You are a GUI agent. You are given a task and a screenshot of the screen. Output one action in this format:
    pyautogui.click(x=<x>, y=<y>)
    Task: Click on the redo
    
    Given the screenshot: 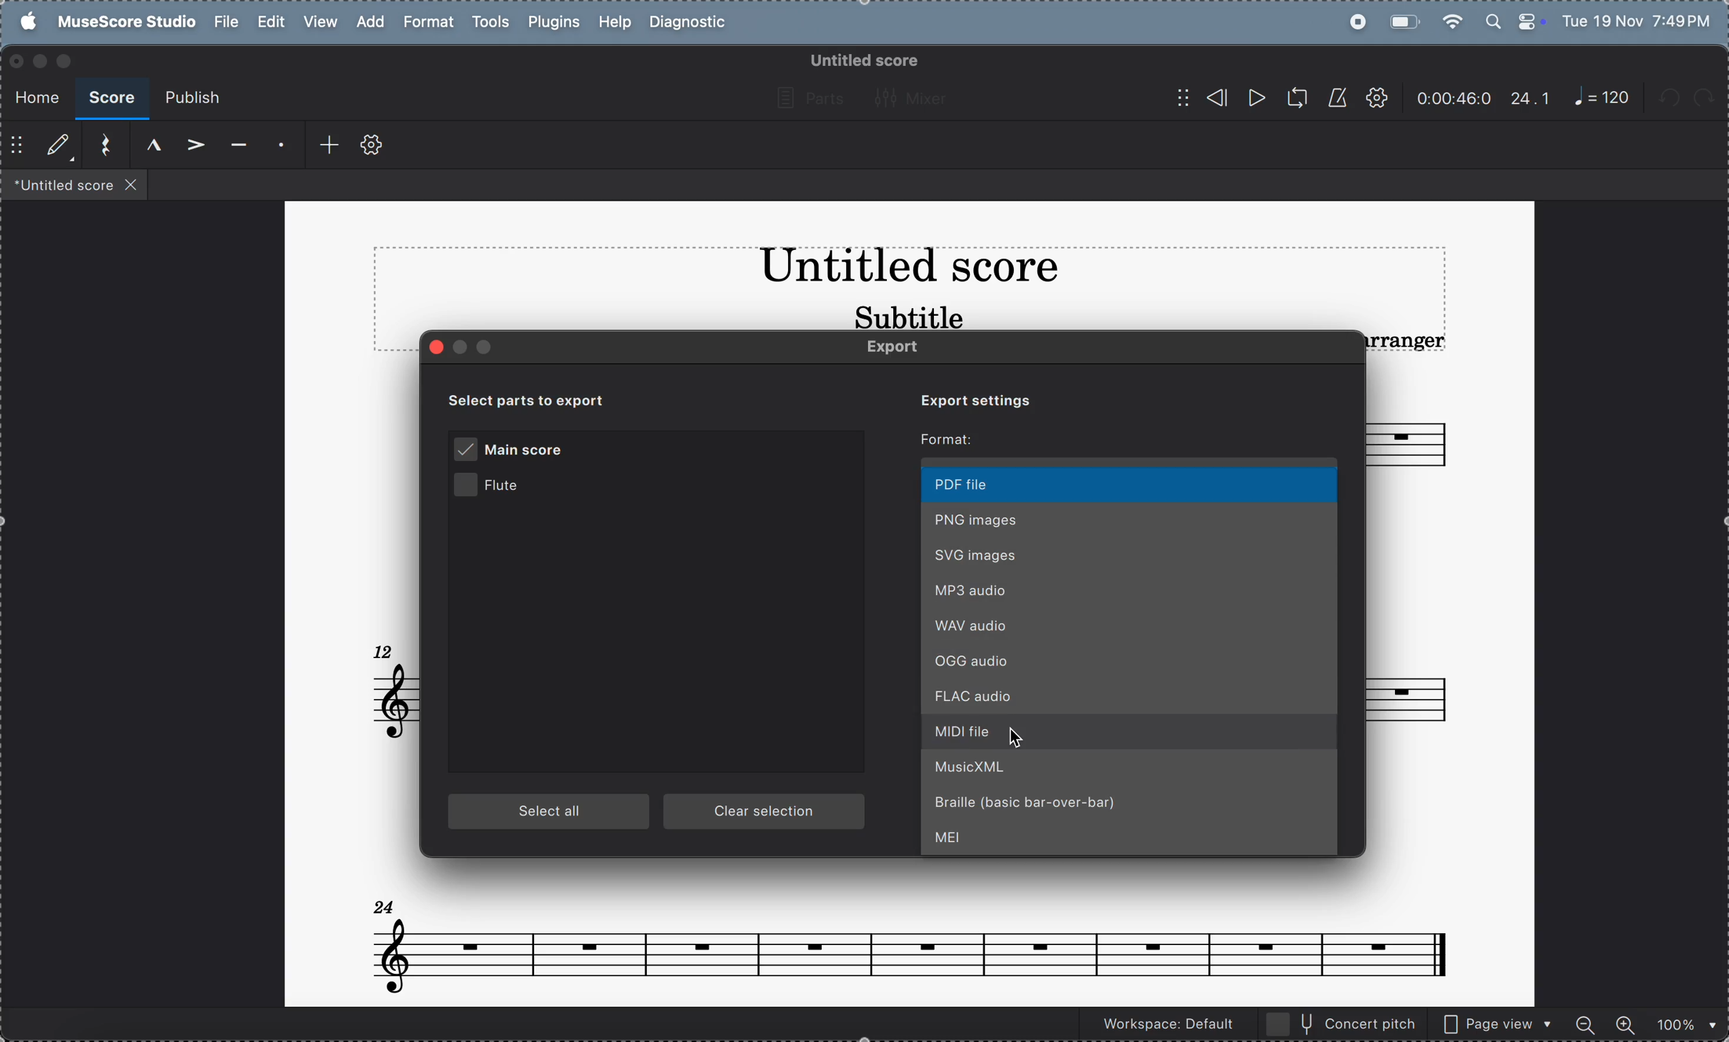 What is the action you would take?
    pyautogui.click(x=1711, y=98)
    